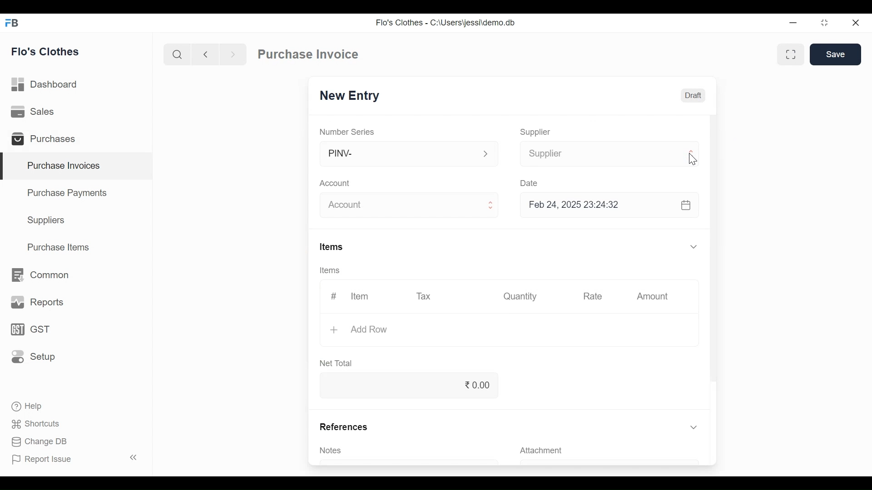 The image size is (872, 490). I want to click on Flo's Clothes - C:\Users\jessi\demo.db, so click(447, 22).